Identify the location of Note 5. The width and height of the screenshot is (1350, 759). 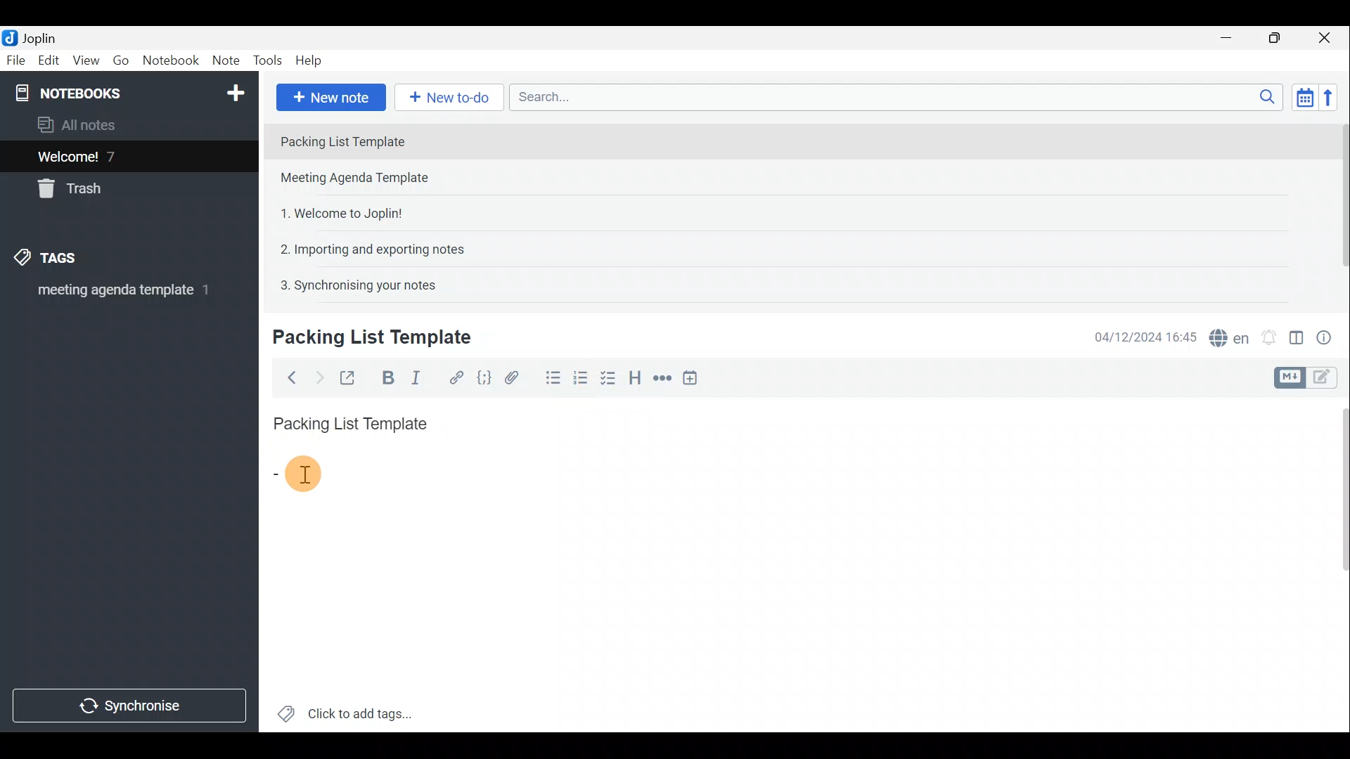
(352, 283).